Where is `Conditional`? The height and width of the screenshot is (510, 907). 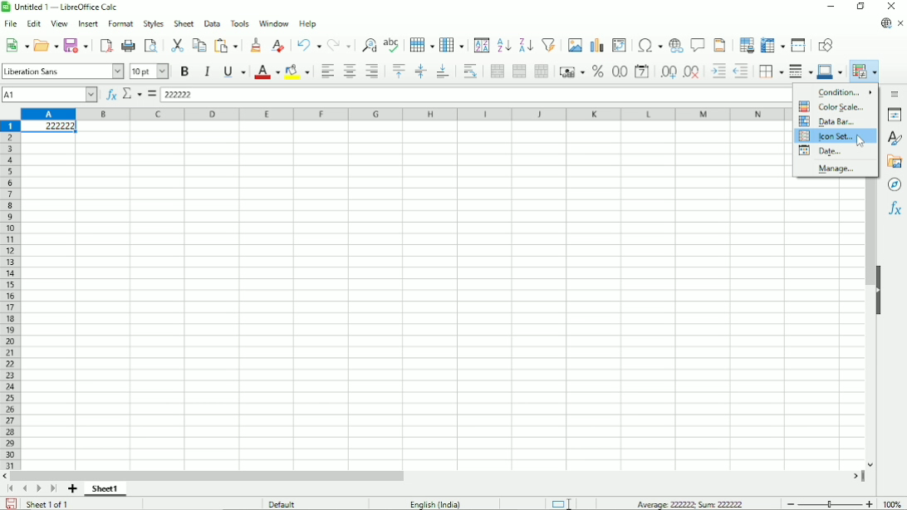 Conditional is located at coordinates (863, 71).